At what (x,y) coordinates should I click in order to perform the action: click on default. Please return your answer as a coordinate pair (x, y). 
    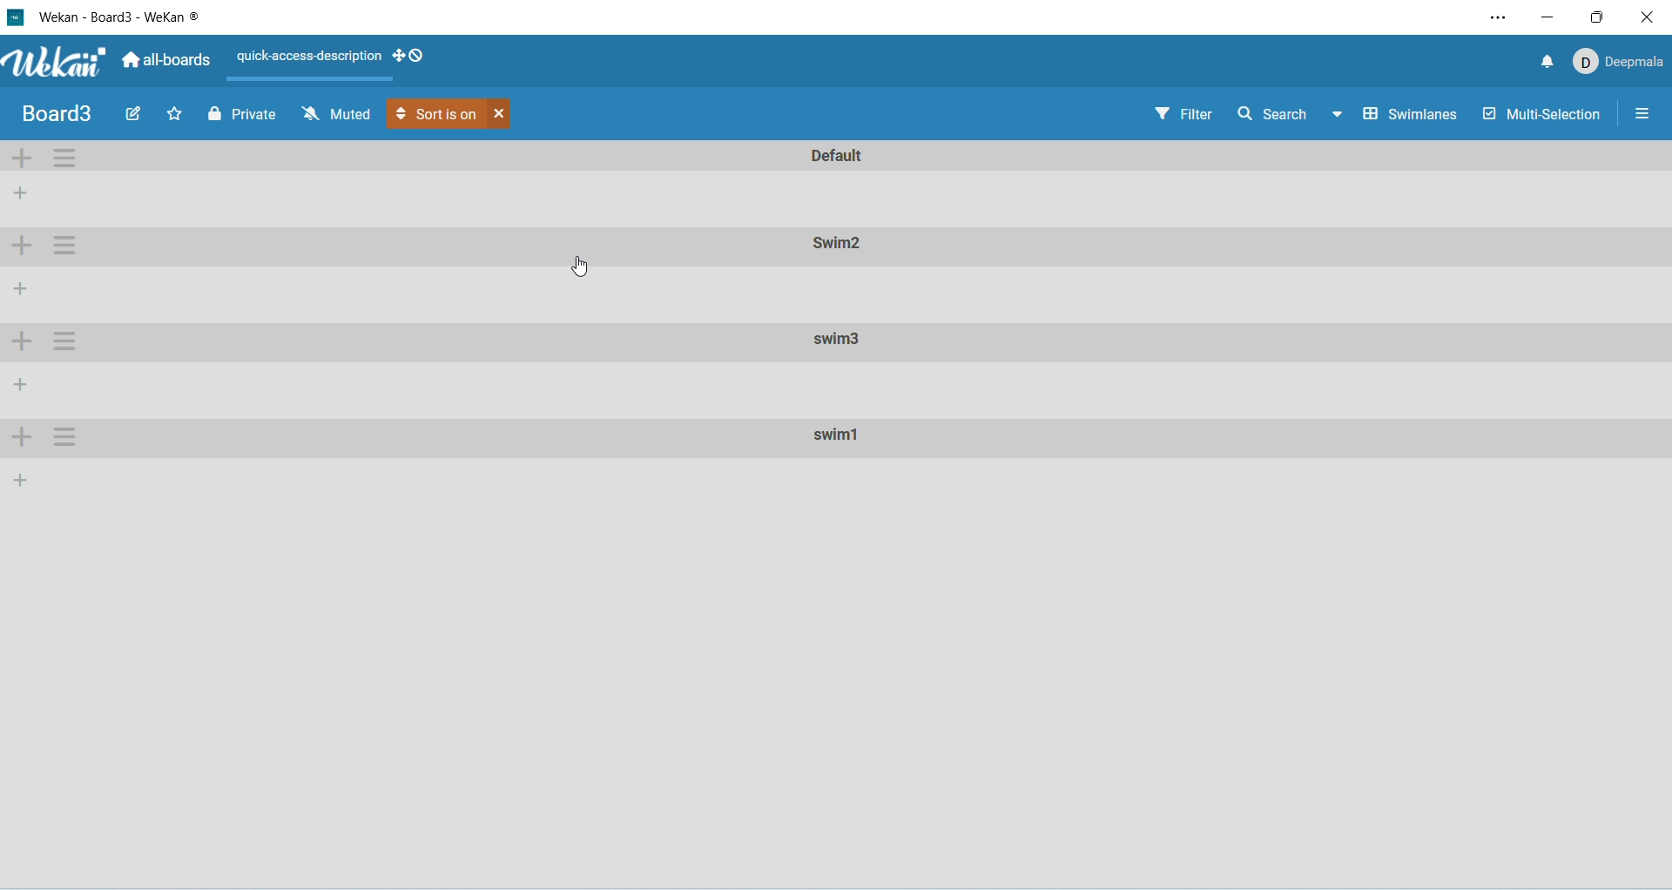
    Looking at the image, I should click on (840, 155).